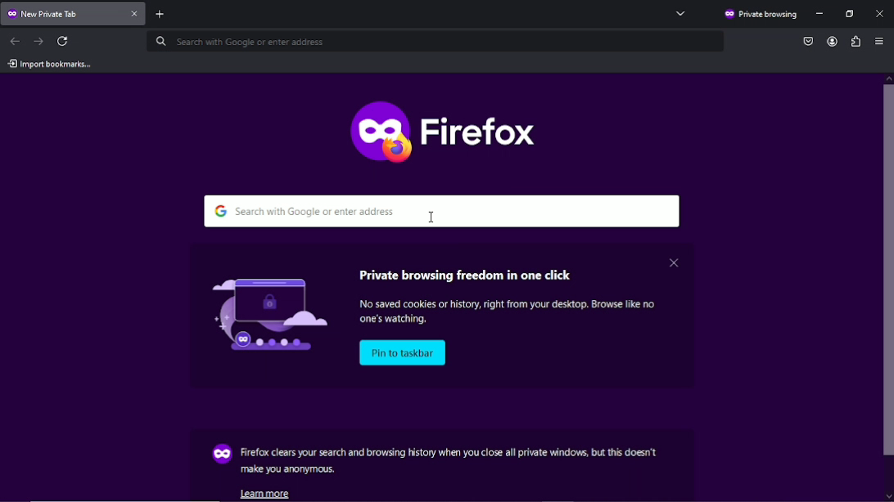 This screenshot has height=502, width=894. I want to click on restore down, so click(851, 14).